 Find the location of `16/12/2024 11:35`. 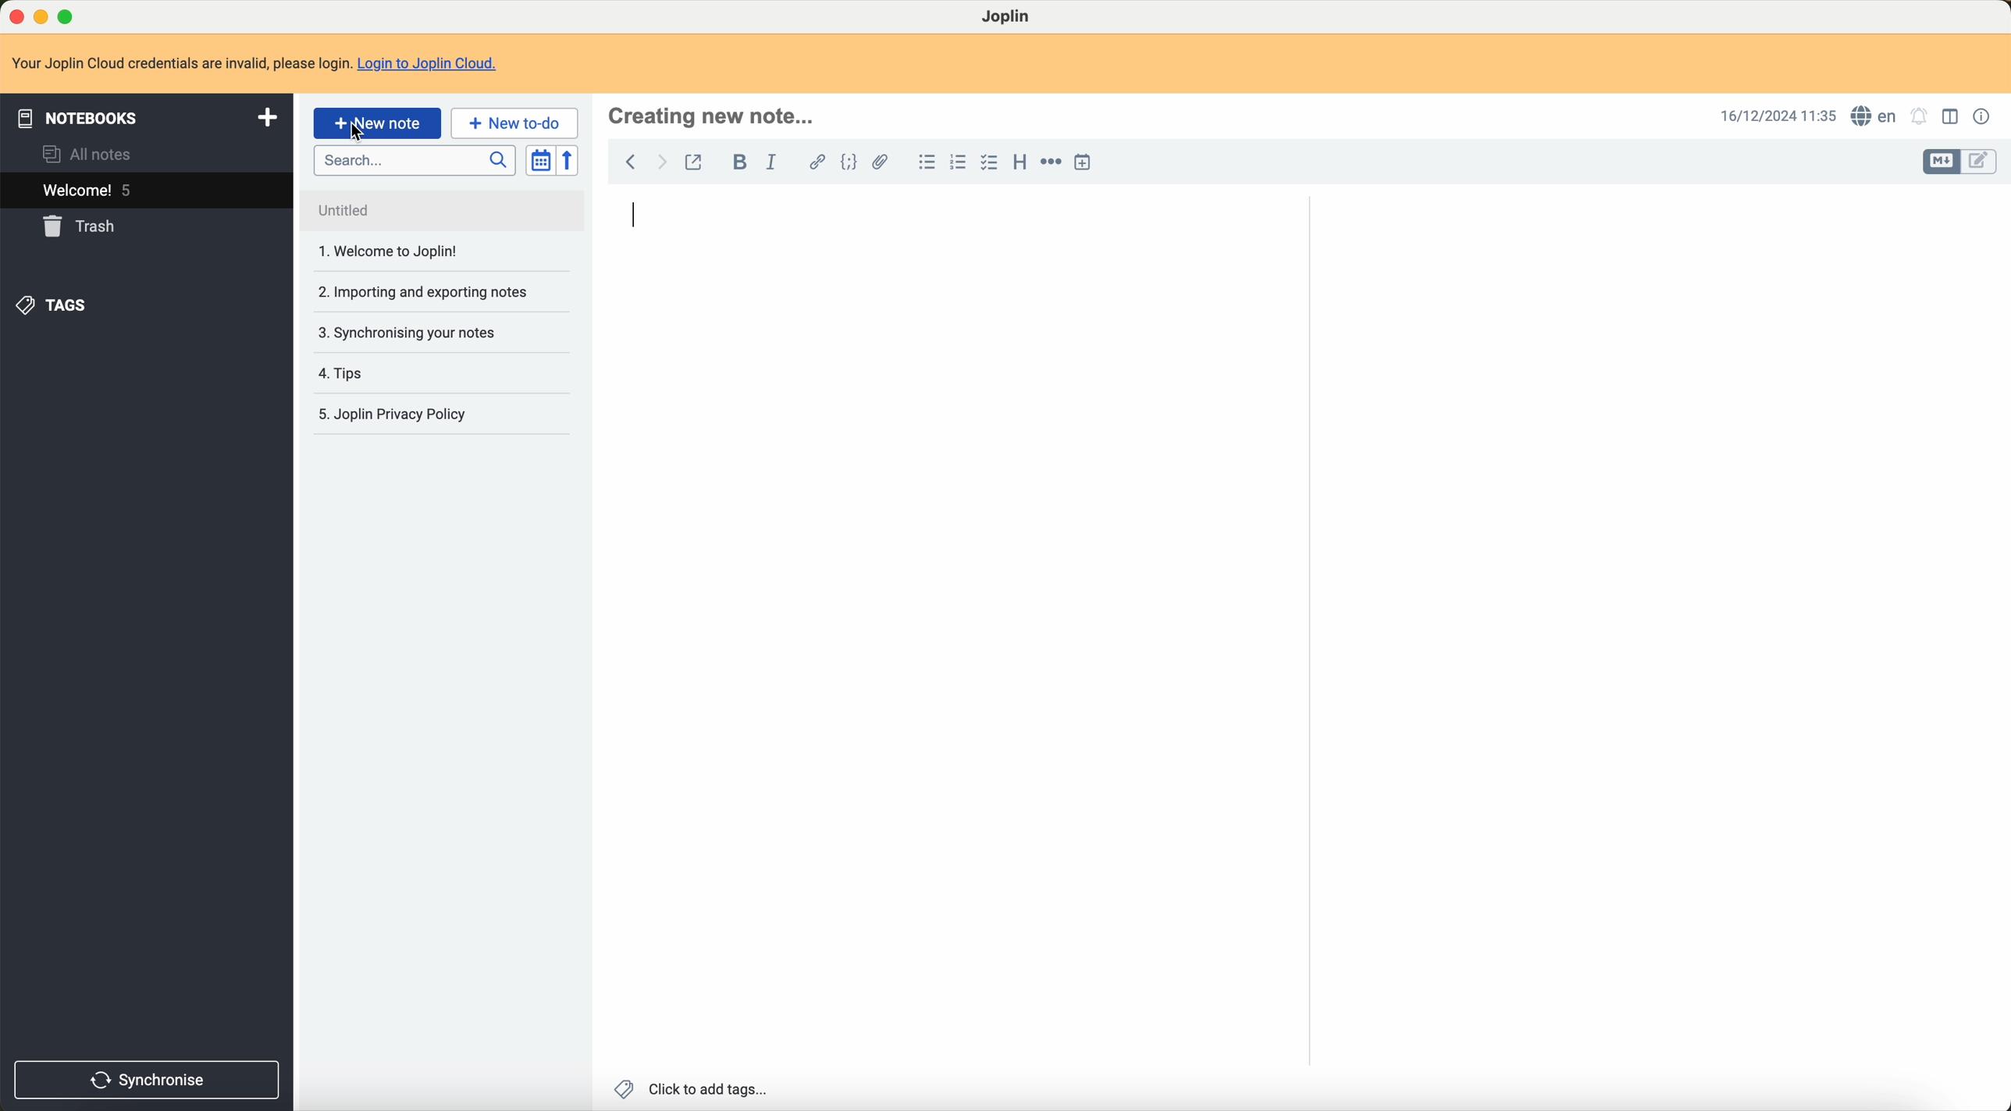

16/12/2024 11:35 is located at coordinates (1774, 116).